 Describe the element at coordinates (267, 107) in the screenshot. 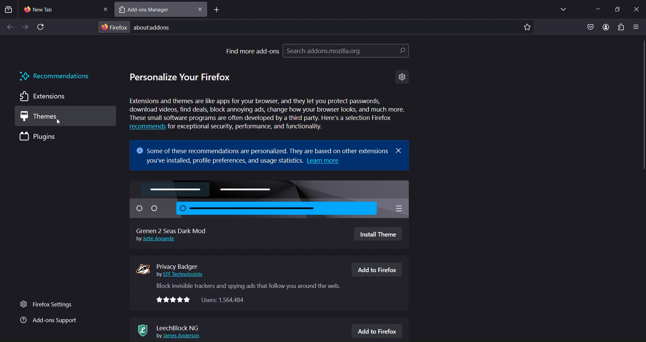

I see `Extensions and themes are like apps for your browser, and they let you protect passwords,
download videos, find deals, block annoying ads, change how your browser looks, and much more.
These small software programs are often developed by a third party. Here's a selection Firefox` at that location.